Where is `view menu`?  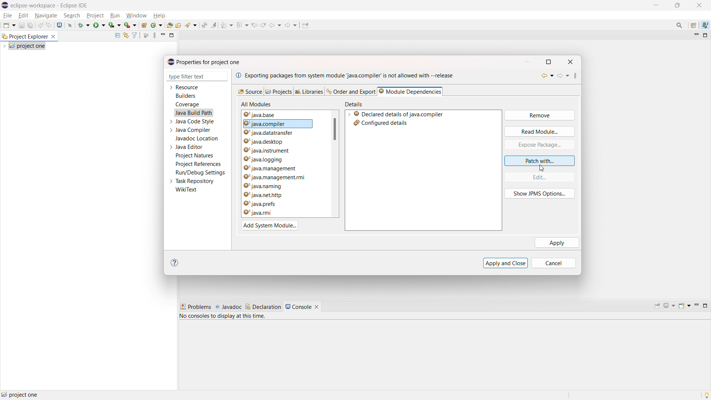 view menu is located at coordinates (154, 35).